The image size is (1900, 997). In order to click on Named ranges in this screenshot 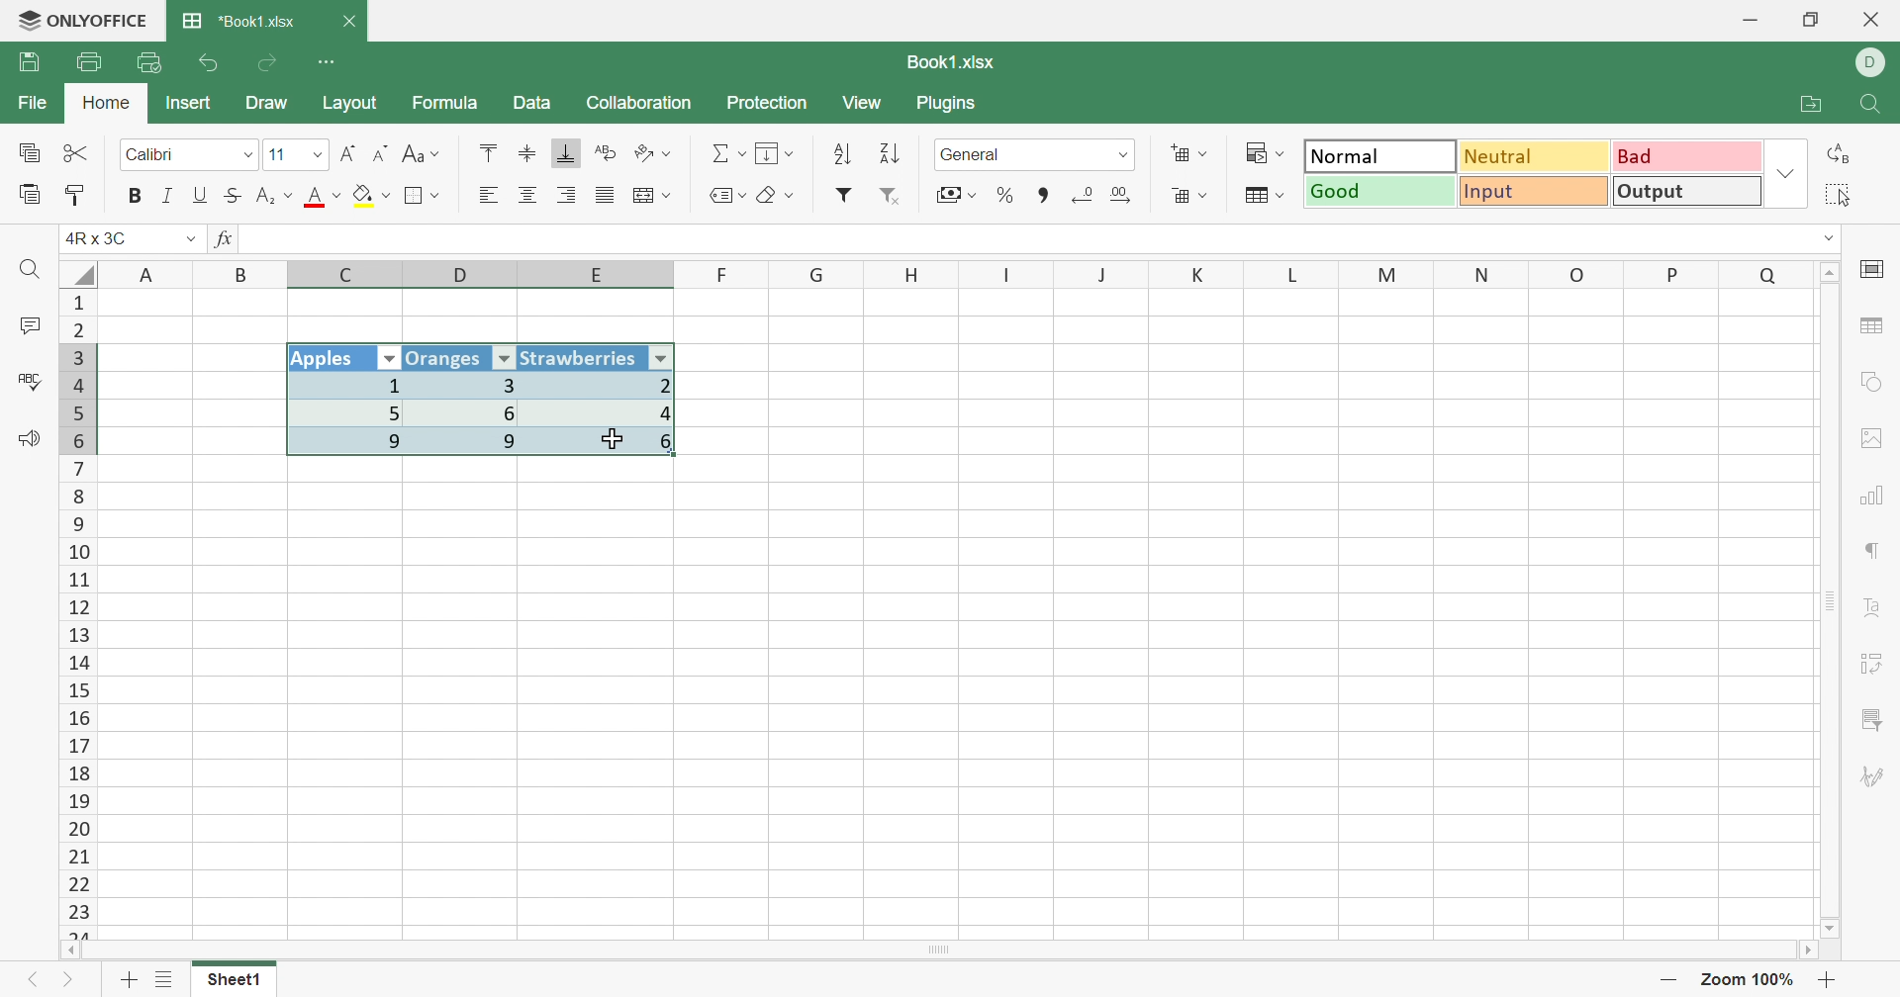, I will do `click(723, 195)`.